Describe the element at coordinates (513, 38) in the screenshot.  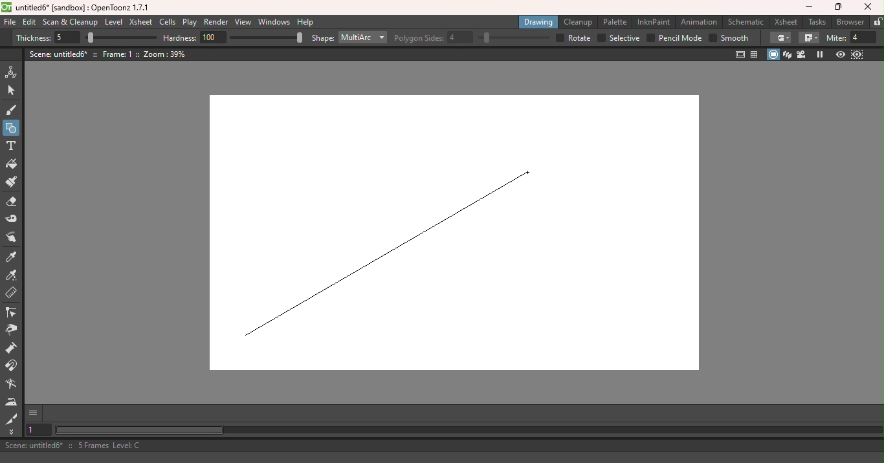
I see `Polygon sides bar` at that location.